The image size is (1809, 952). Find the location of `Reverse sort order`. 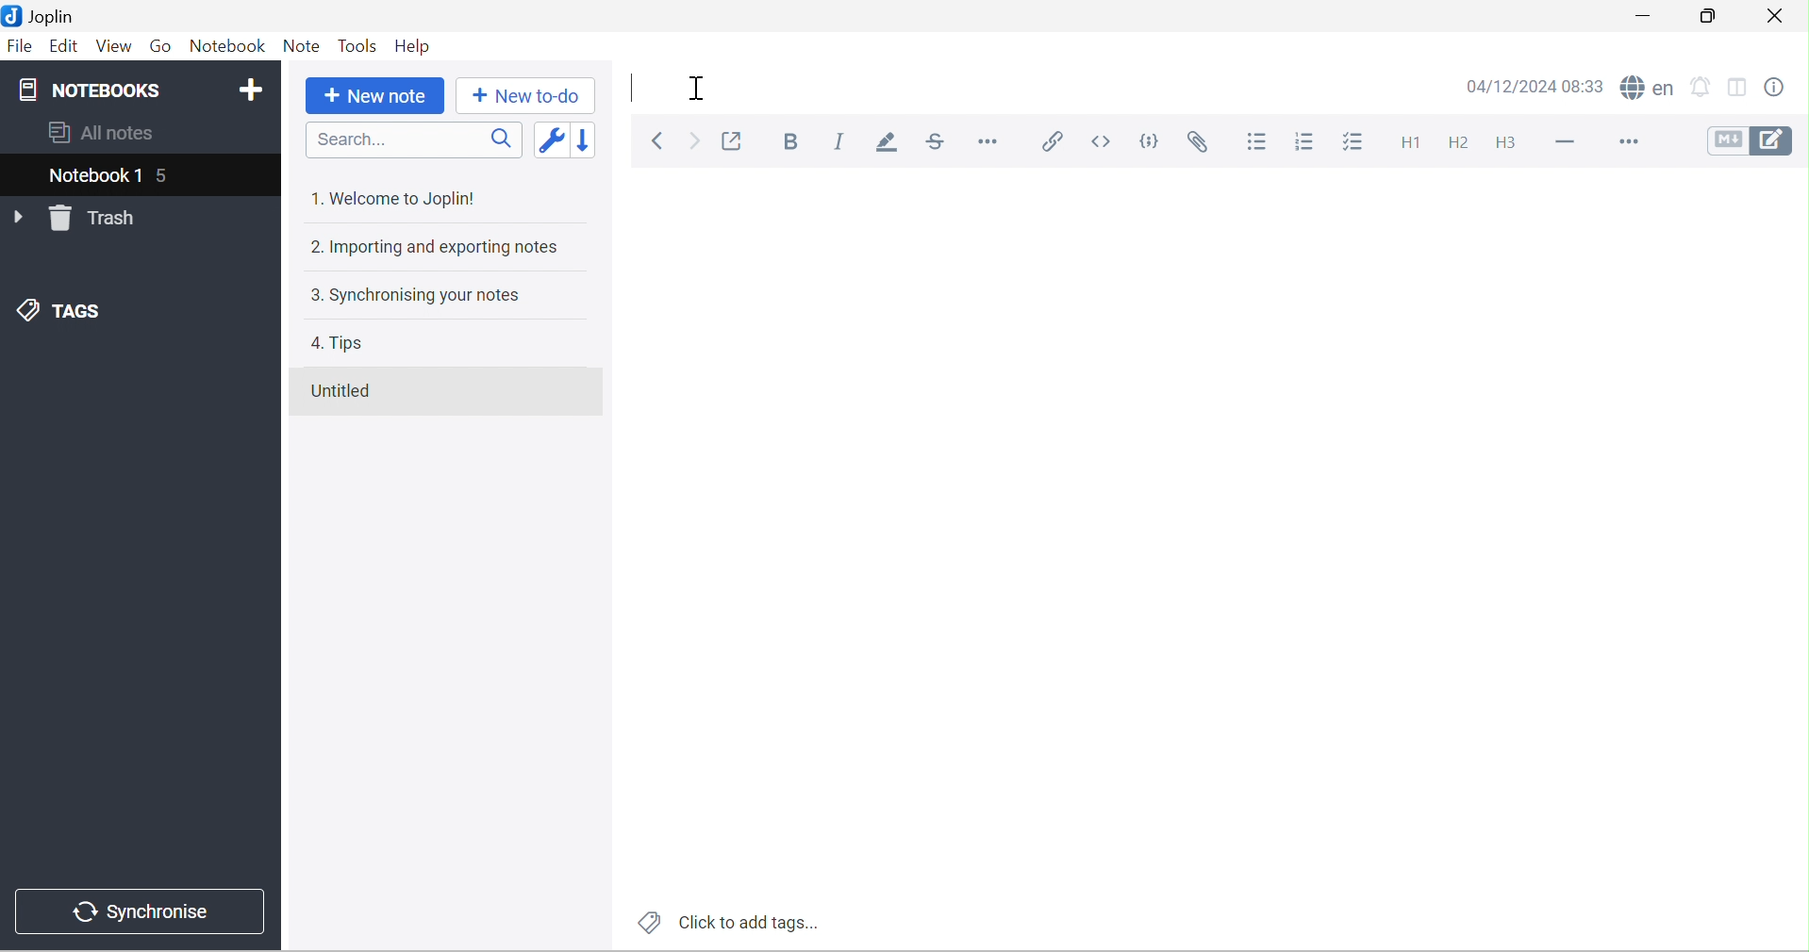

Reverse sort order is located at coordinates (584, 142).